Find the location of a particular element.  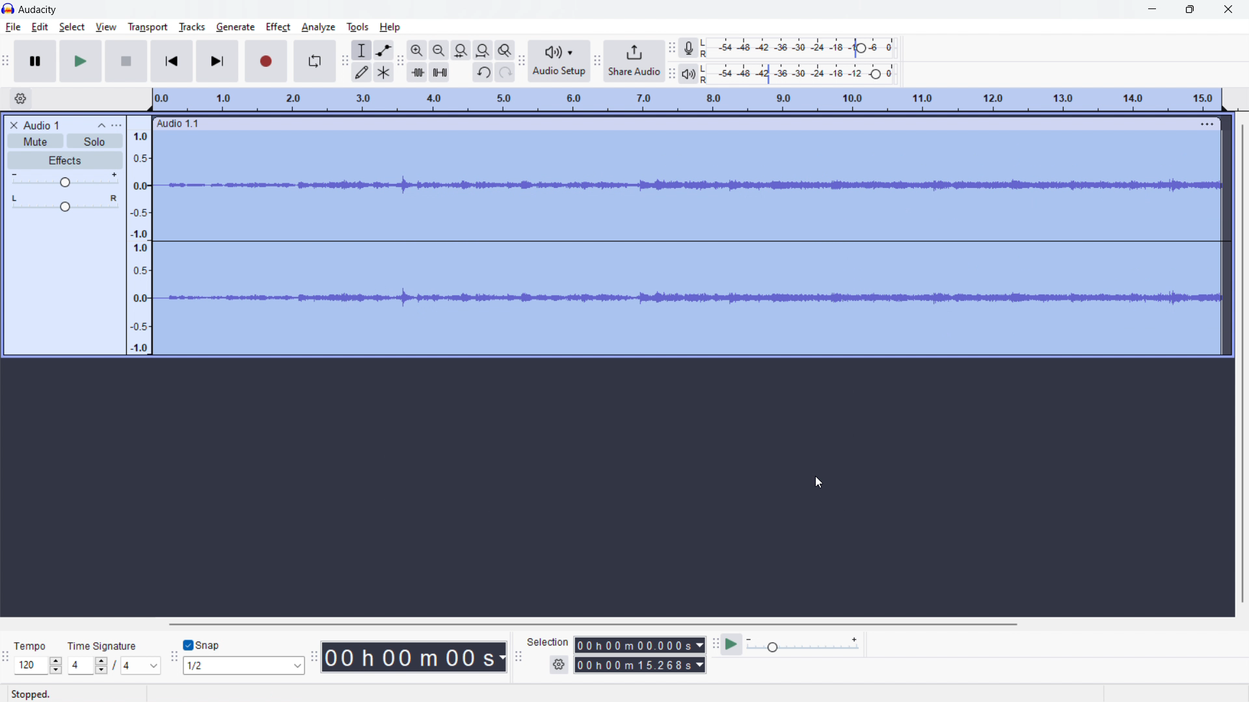

amplitude is located at coordinates (138, 234).